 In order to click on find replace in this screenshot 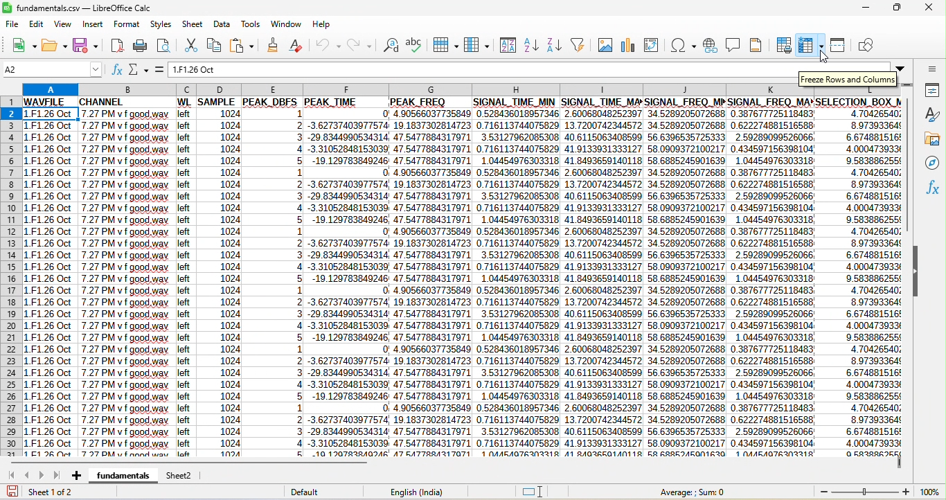, I will do `click(392, 45)`.